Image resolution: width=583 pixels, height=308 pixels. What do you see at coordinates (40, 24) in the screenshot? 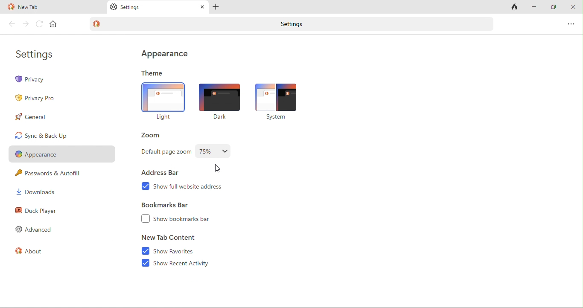
I see `reload page` at bounding box center [40, 24].